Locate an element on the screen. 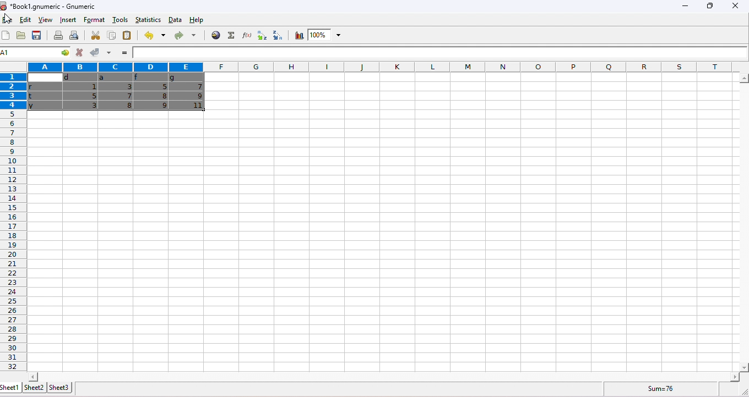 Image resolution: width=749 pixels, height=397 pixels. title is located at coordinates (50, 6).